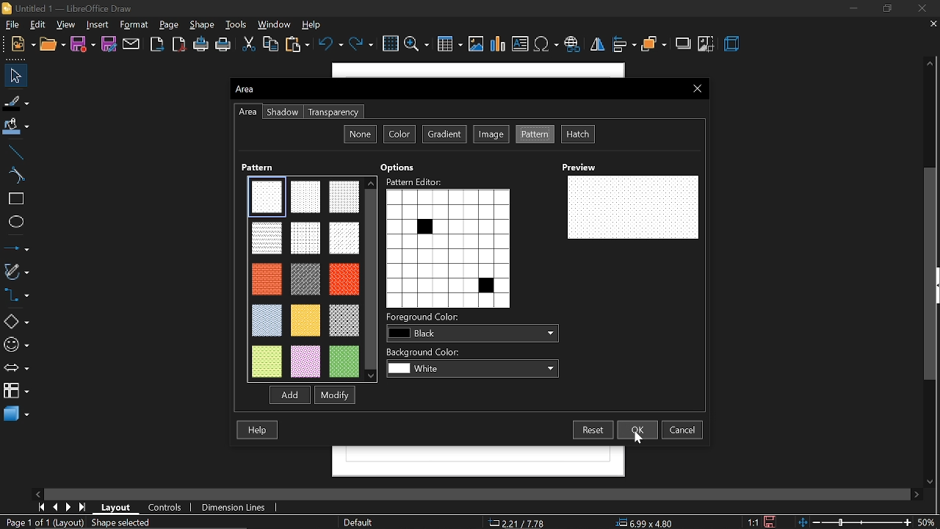 The width and height of the screenshot is (940, 529). Describe the element at coordinates (491, 135) in the screenshot. I see `image` at that location.